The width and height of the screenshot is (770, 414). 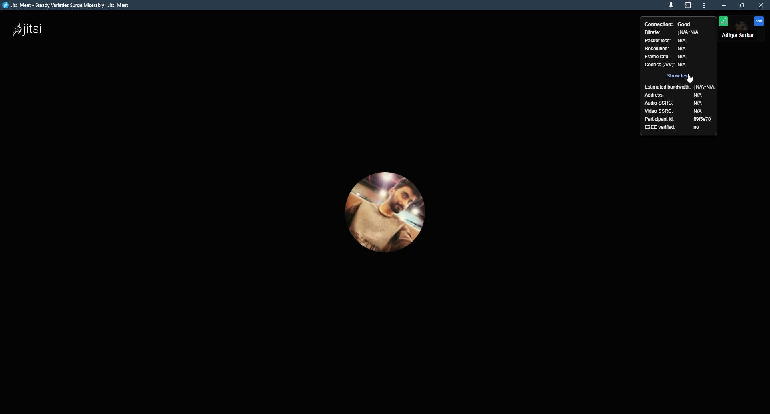 What do you see at coordinates (697, 127) in the screenshot?
I see `no` at bounding box center [697, 127].